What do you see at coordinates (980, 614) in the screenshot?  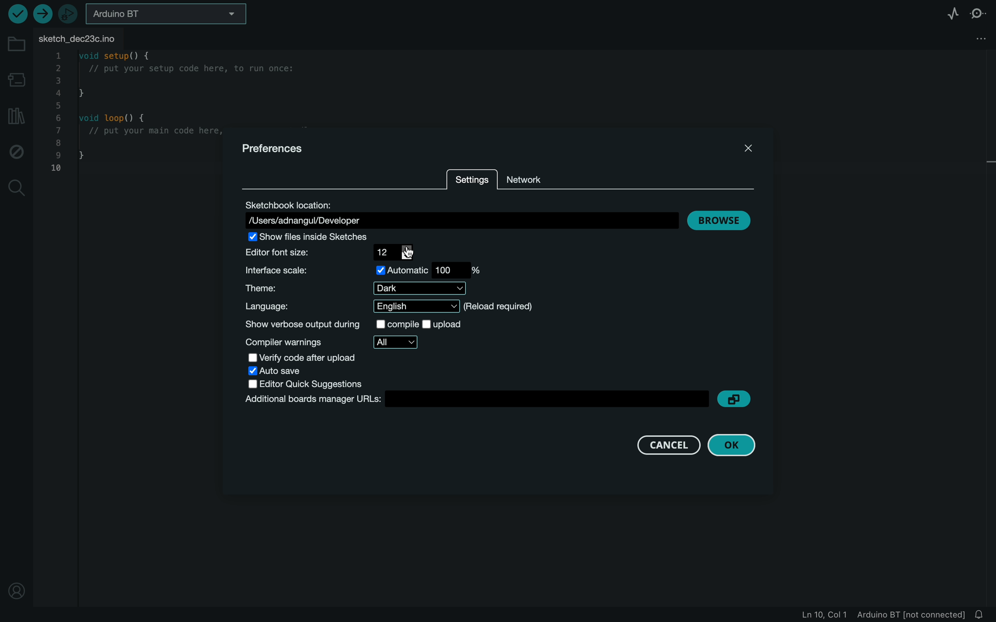 I see `notification` at bounding box center [980, 614].